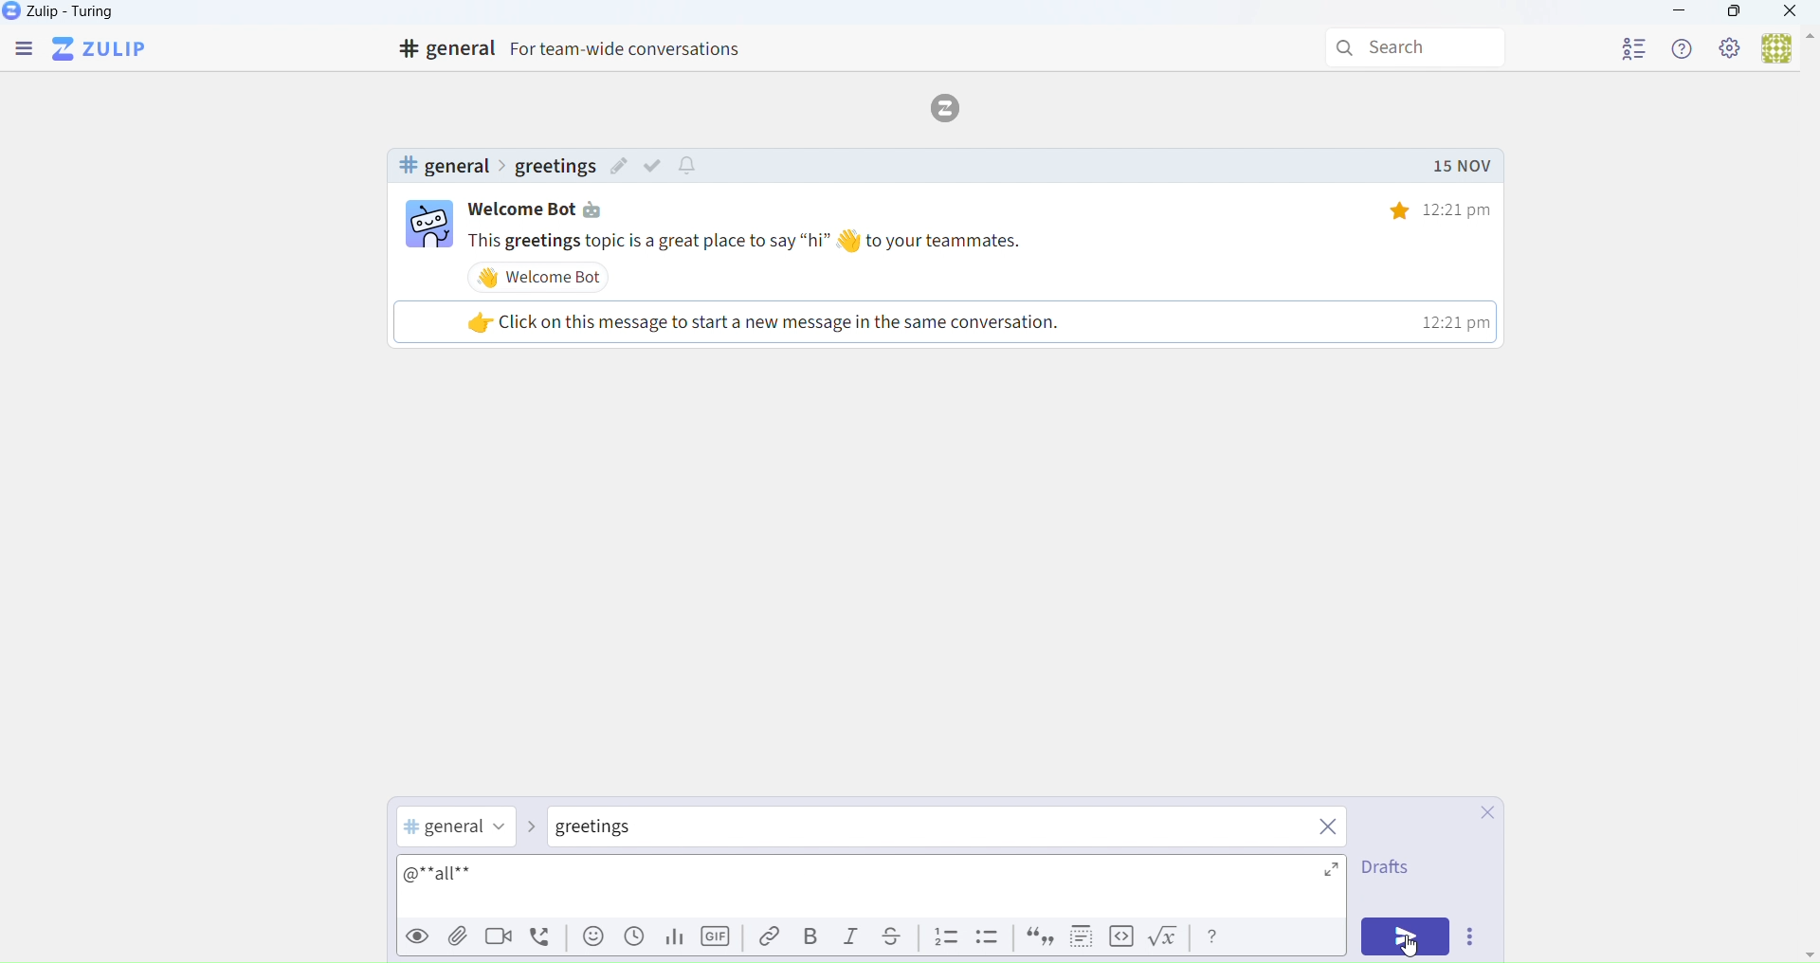 This screenshot has height=963, width=1820. I want to click on Spoiler, so click(1076, 936).